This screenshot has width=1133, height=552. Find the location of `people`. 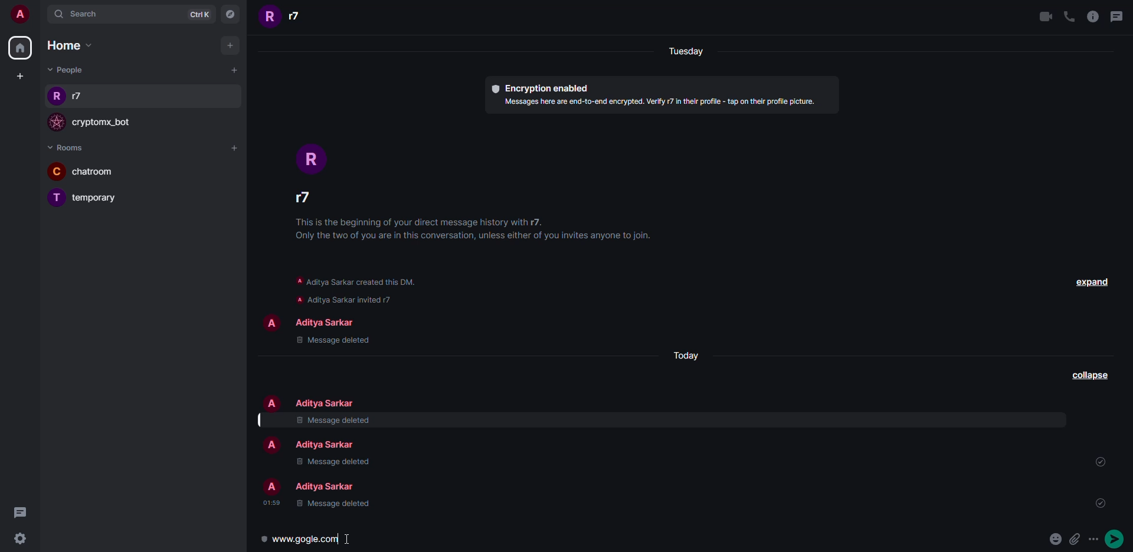

people is located at coordinates (80, 98).